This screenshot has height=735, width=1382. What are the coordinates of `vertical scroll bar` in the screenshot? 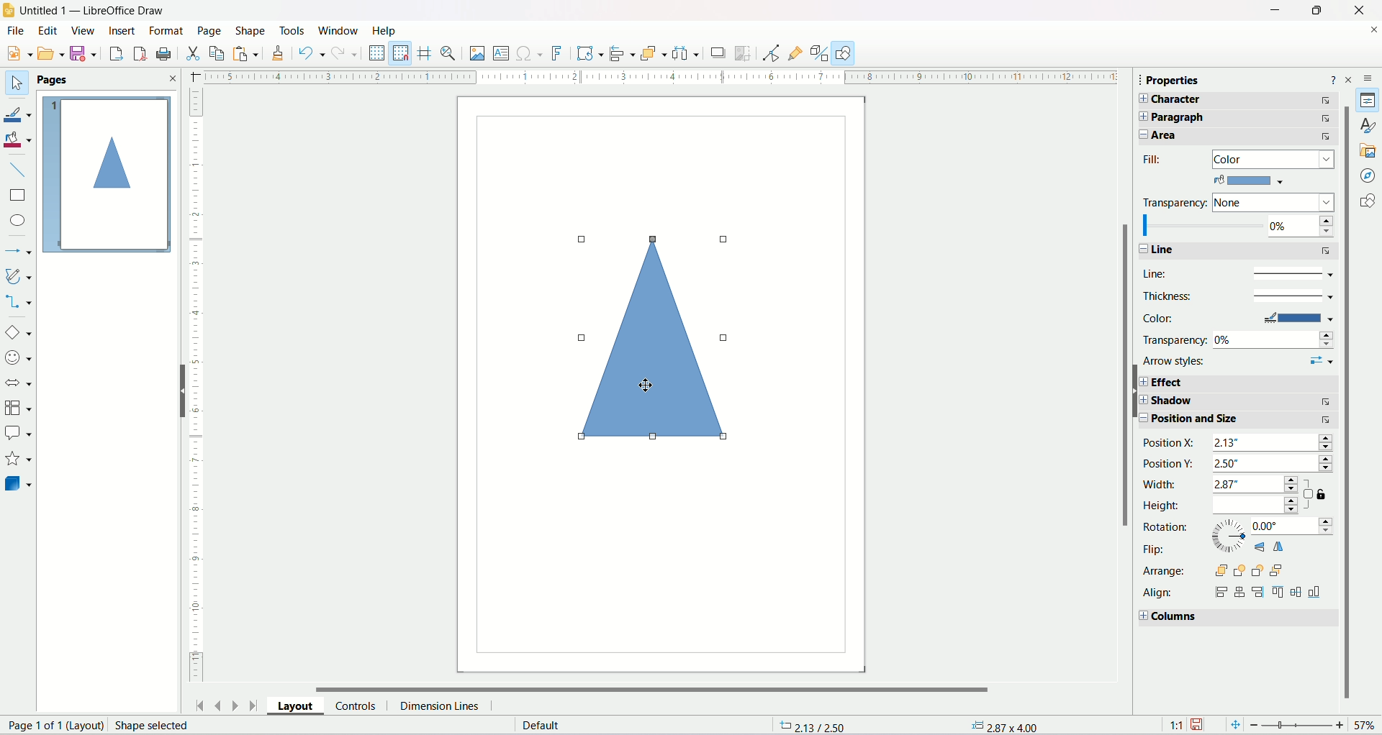 It's located at (1125, 362).